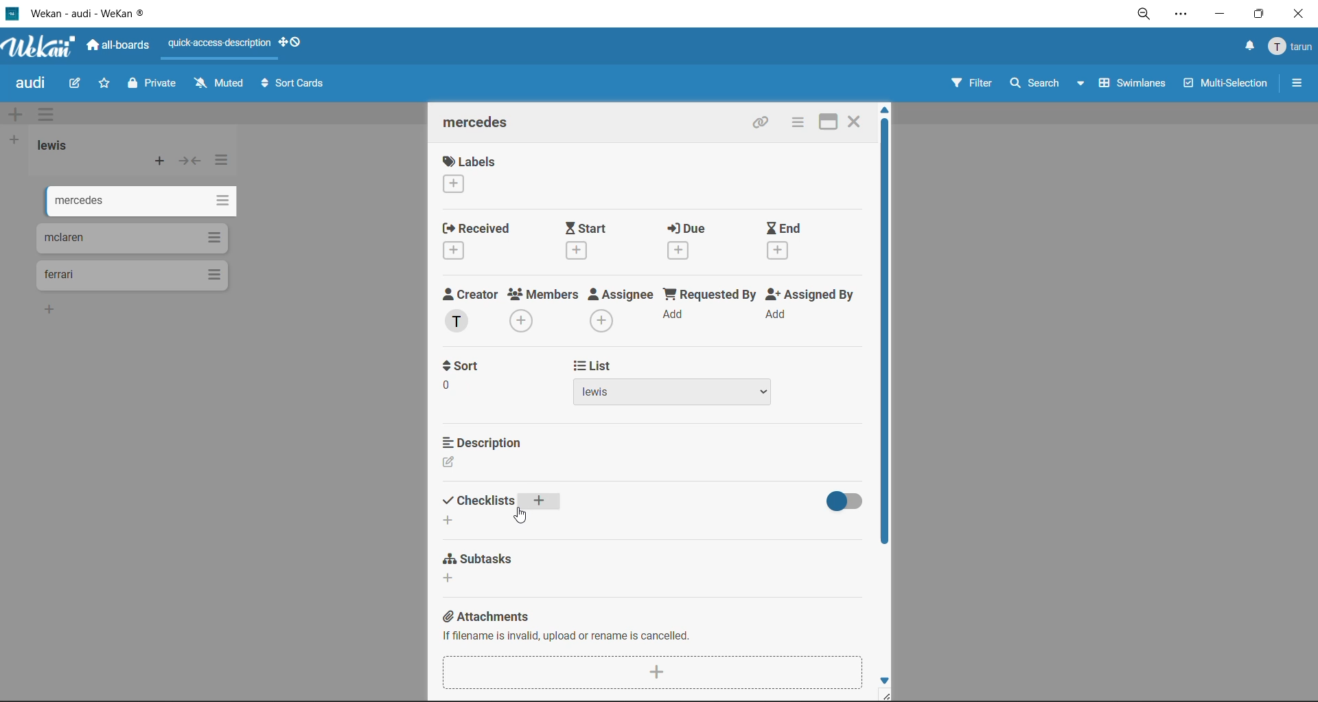 The height and width of the screenshot is (702, 1318). Describe the element at coordinates (76, 82) in the screenshot. I see `edit` at that location.